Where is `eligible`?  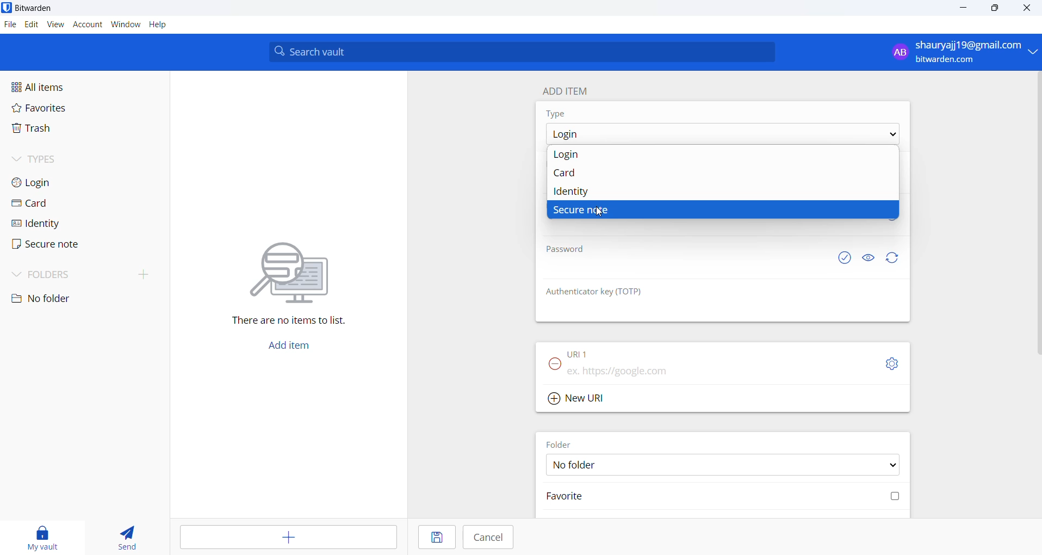
eligible is located at coordinates (843, 258).